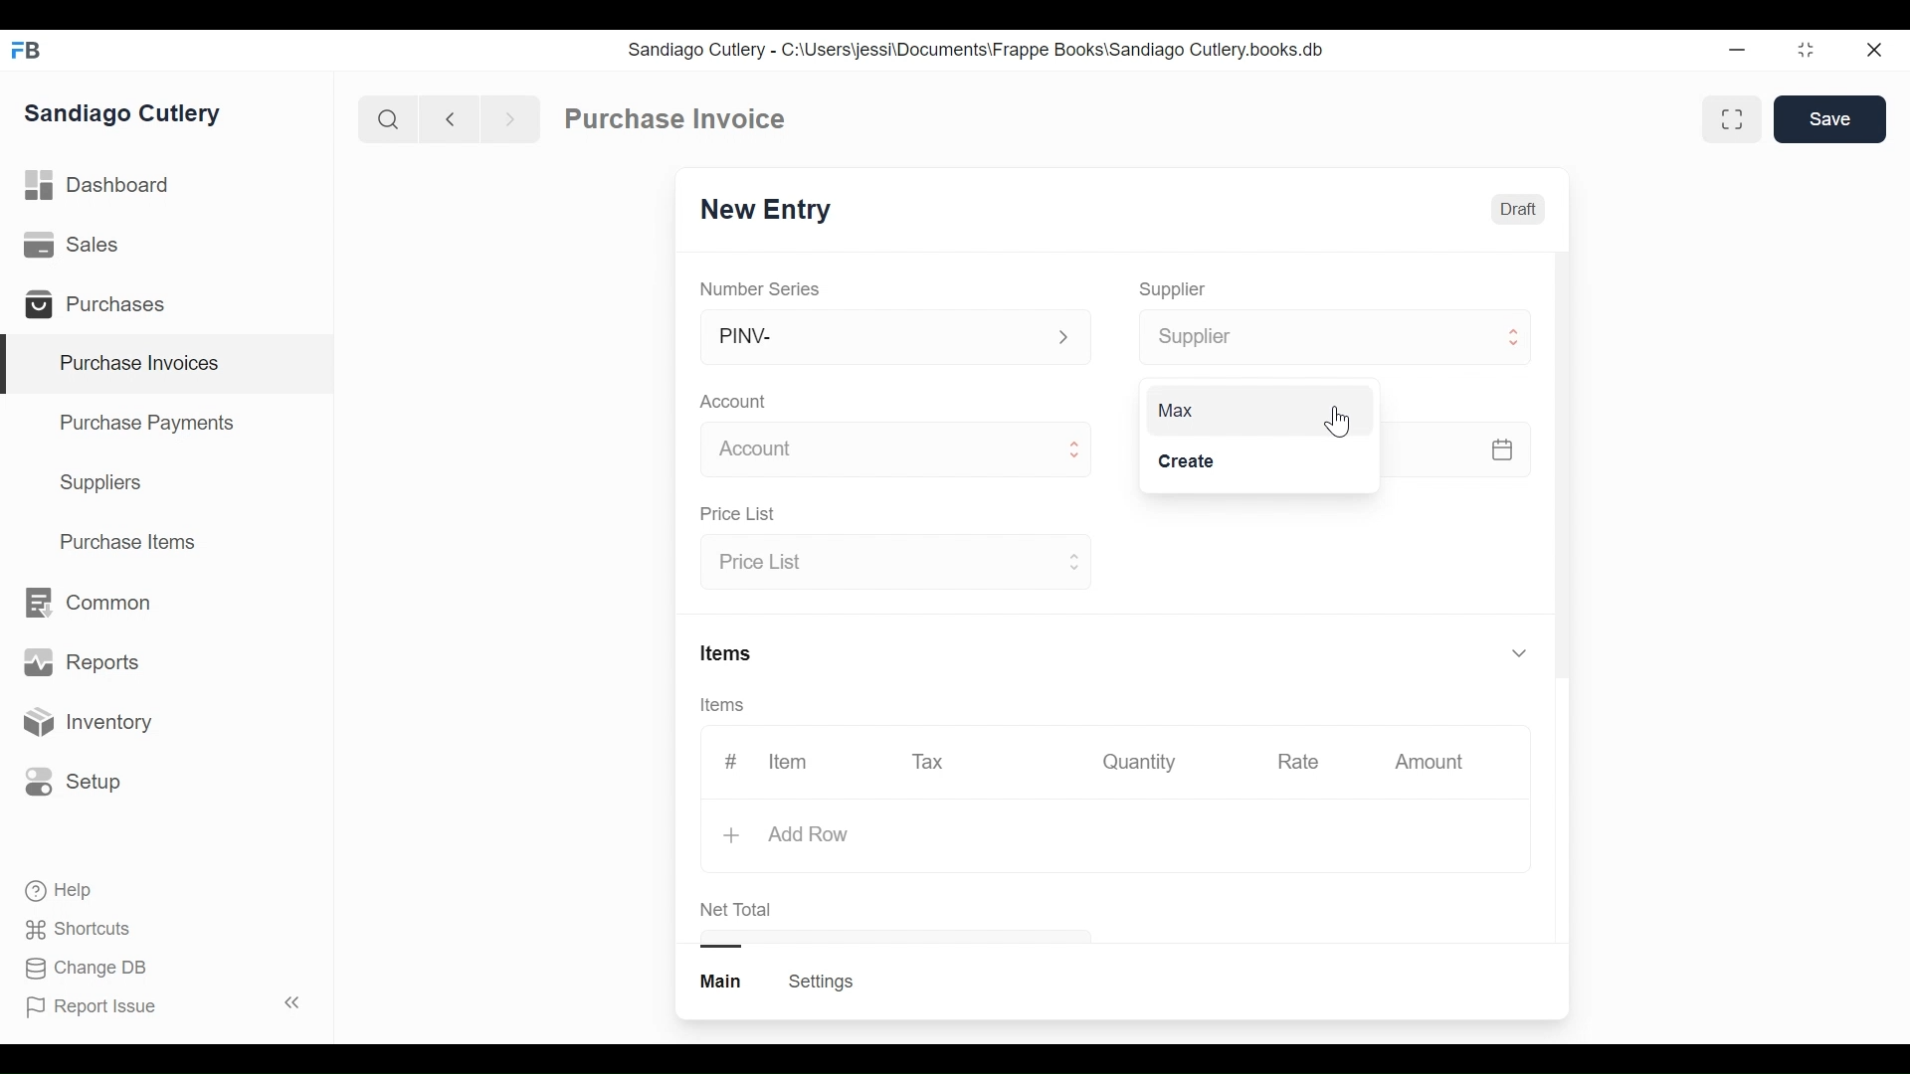  I want to click on Help, so click(61, 891).